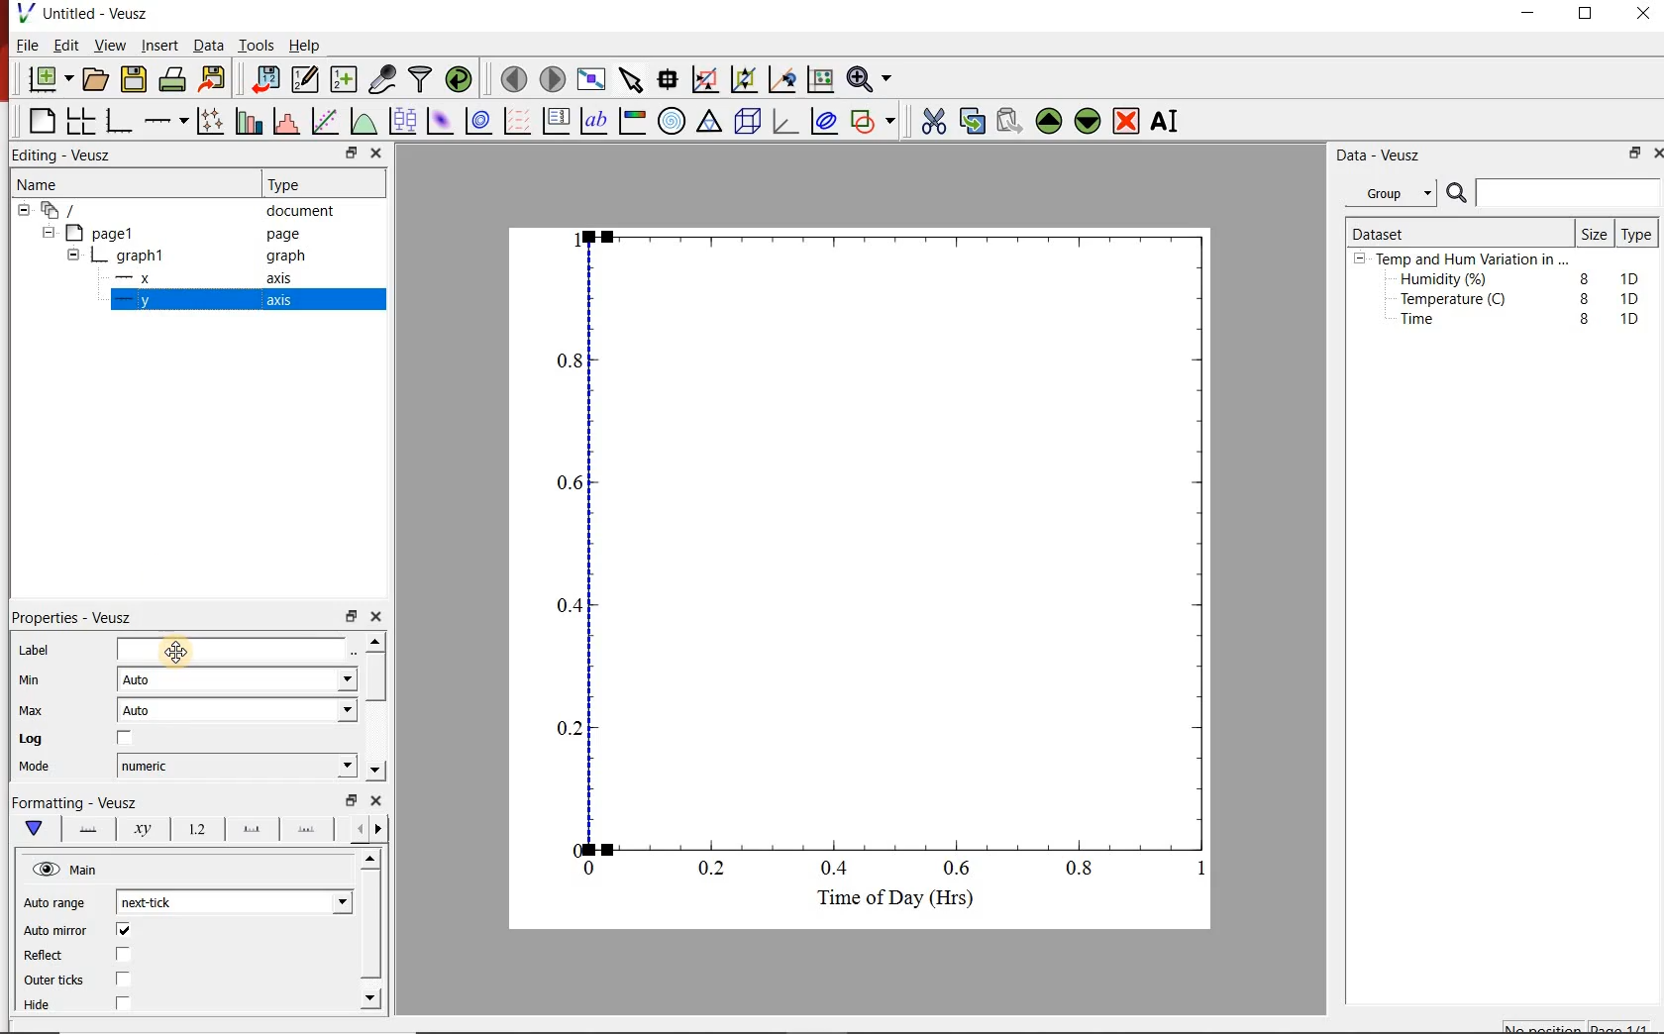  I want to click on axis line, so click(89, 830).